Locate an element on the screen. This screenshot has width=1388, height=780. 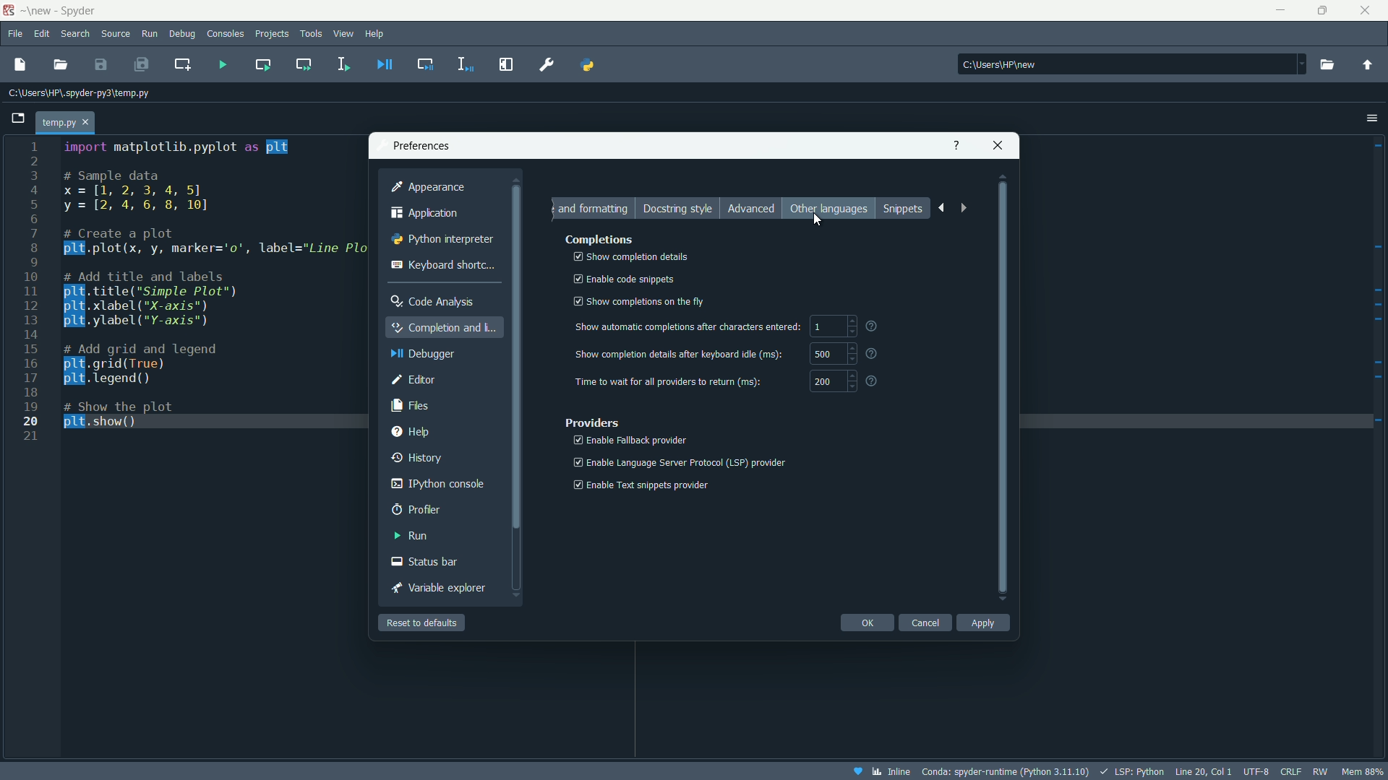
run is located at coordinates (150, 35).